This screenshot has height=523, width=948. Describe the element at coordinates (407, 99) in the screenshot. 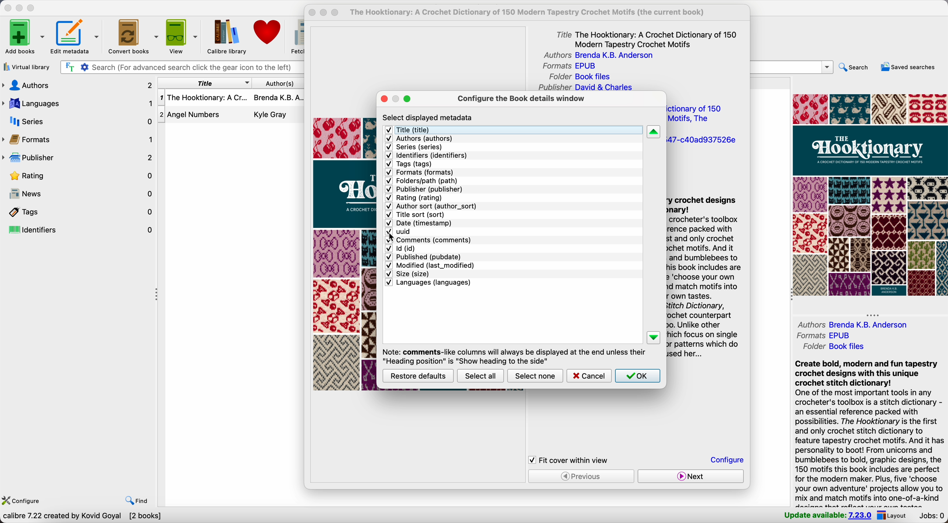

I see `maximize` at that location.